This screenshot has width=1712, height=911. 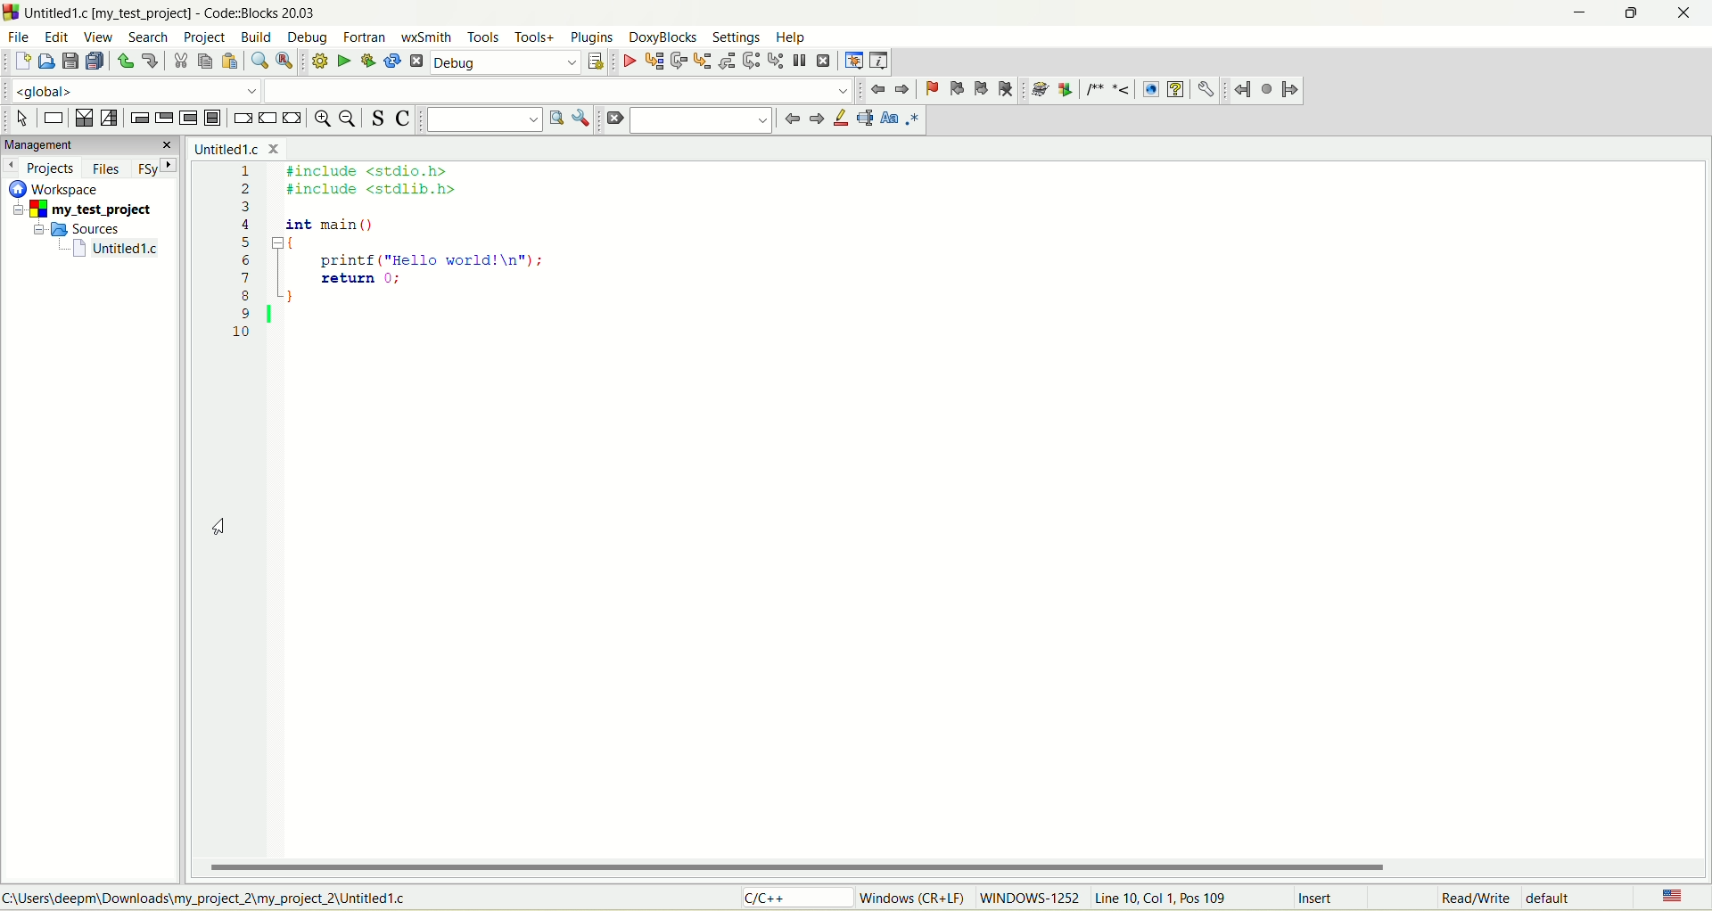 What do you see at coordinates (1691, 11) in the screenshot?
I see `close` at bounding box center [1691, 11].